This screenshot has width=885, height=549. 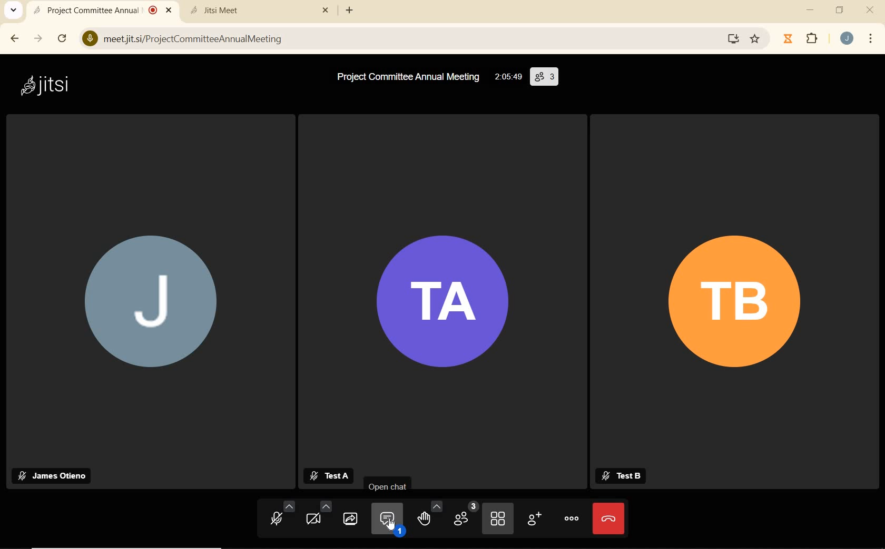 I want to click on camera, so click(x=319, y=513).